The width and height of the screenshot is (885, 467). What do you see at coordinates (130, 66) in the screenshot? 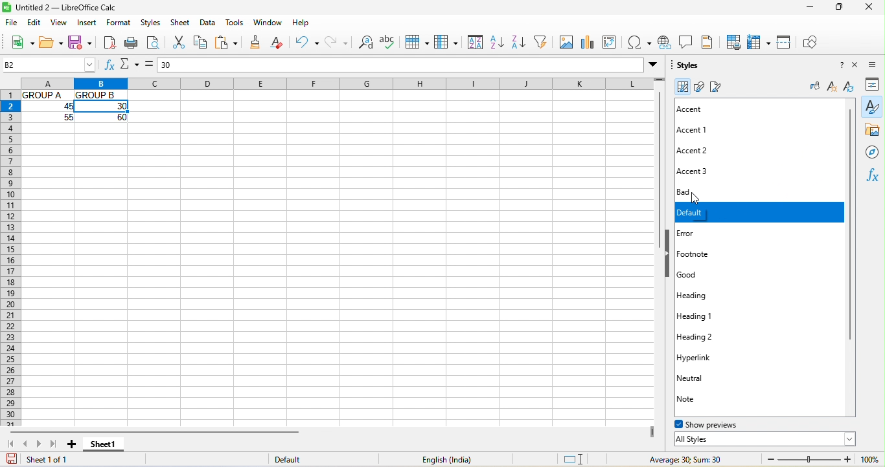
I see `select function` at bounding box center [130, 66].